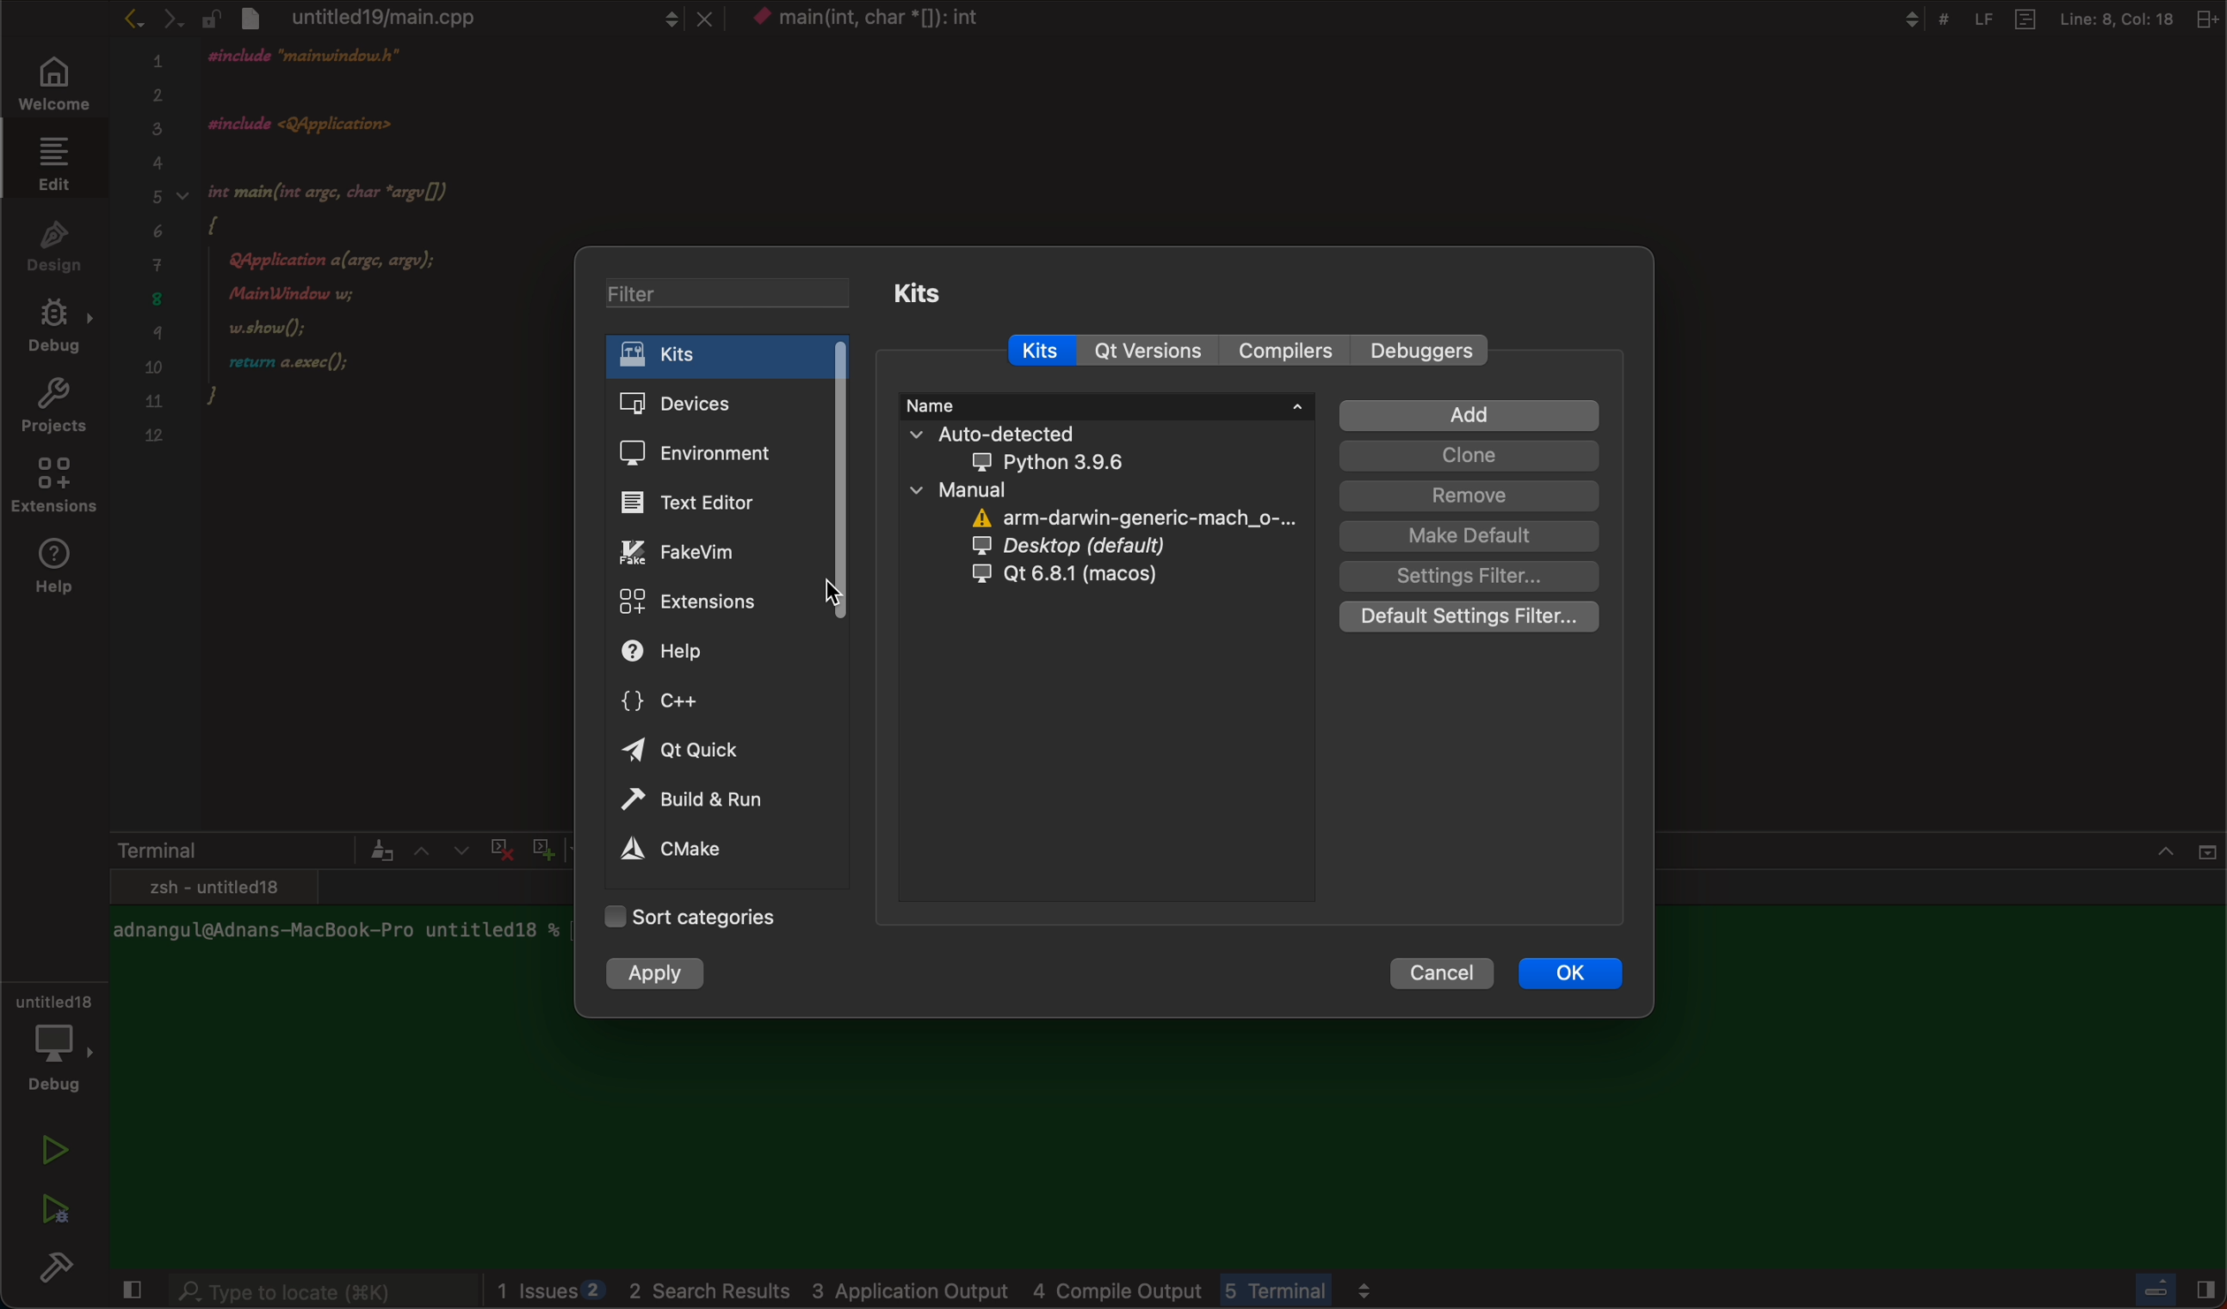 Image resolution: width=2227 pixels, height=1309 pixels. What do you see at coordinates (2170, 1293) in the screenshot?
I see `` at bounding box center [2170, 1293].